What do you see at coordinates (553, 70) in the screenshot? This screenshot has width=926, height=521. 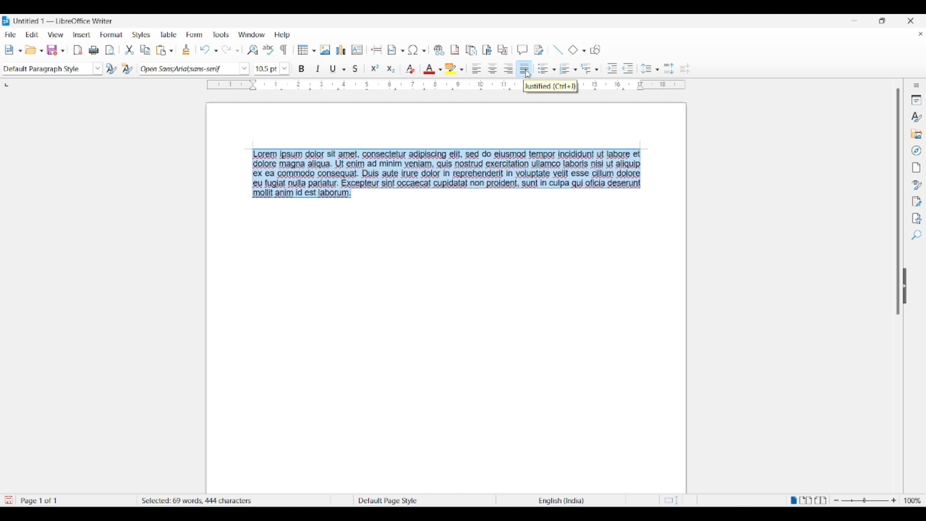 I see `Toggle unordered list options` at bounding box center [553, 70].